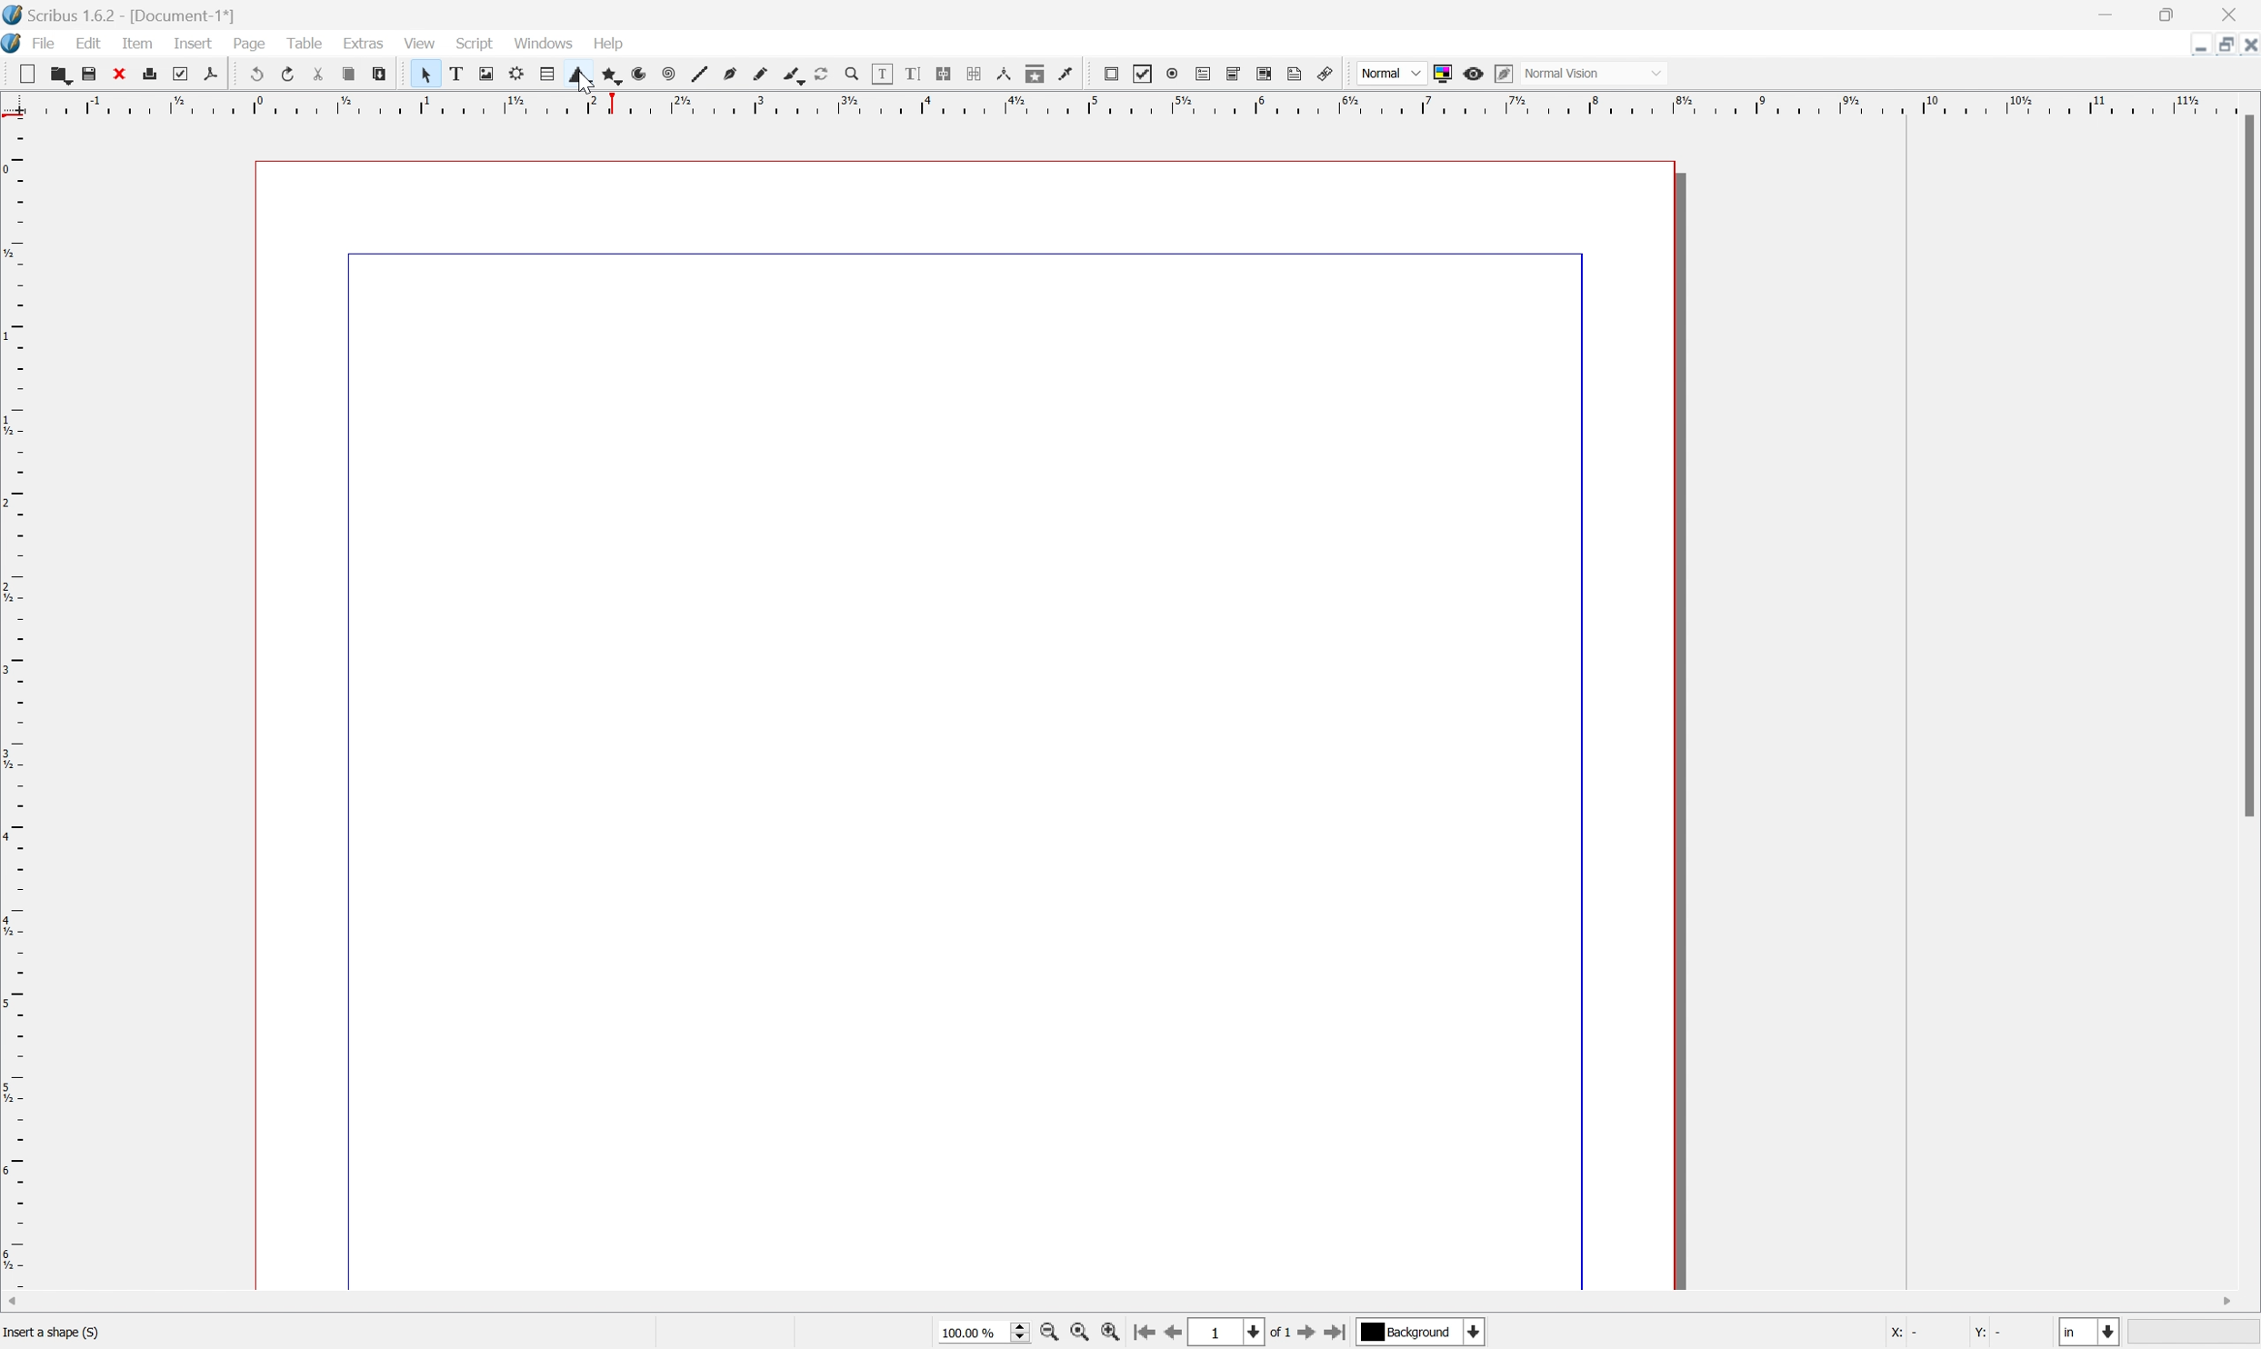 This screenshot has height=1349, width=2261. Describe the element at coordinates (194, 44) in the screenshot. I see `Insert` at that location.